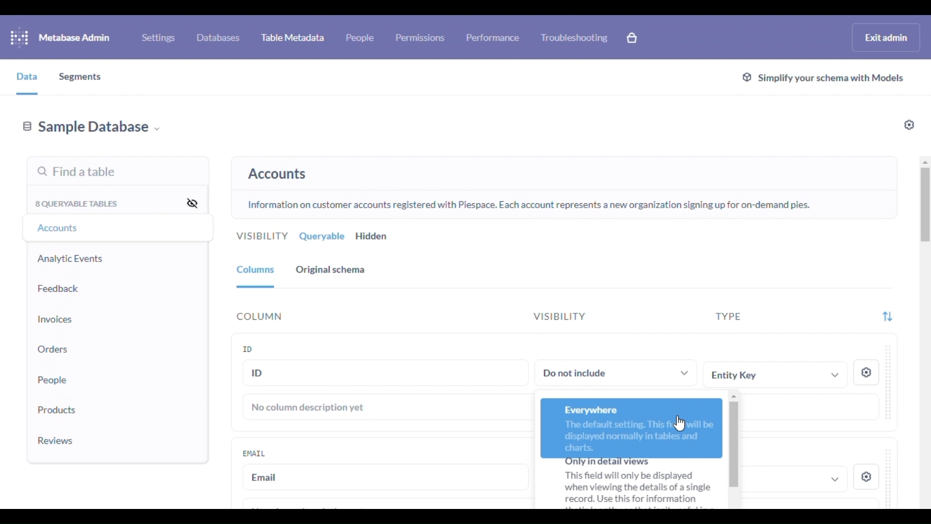 The height and width of the screenshot is (524, 931). I want to click on segments, so click(81, 78).